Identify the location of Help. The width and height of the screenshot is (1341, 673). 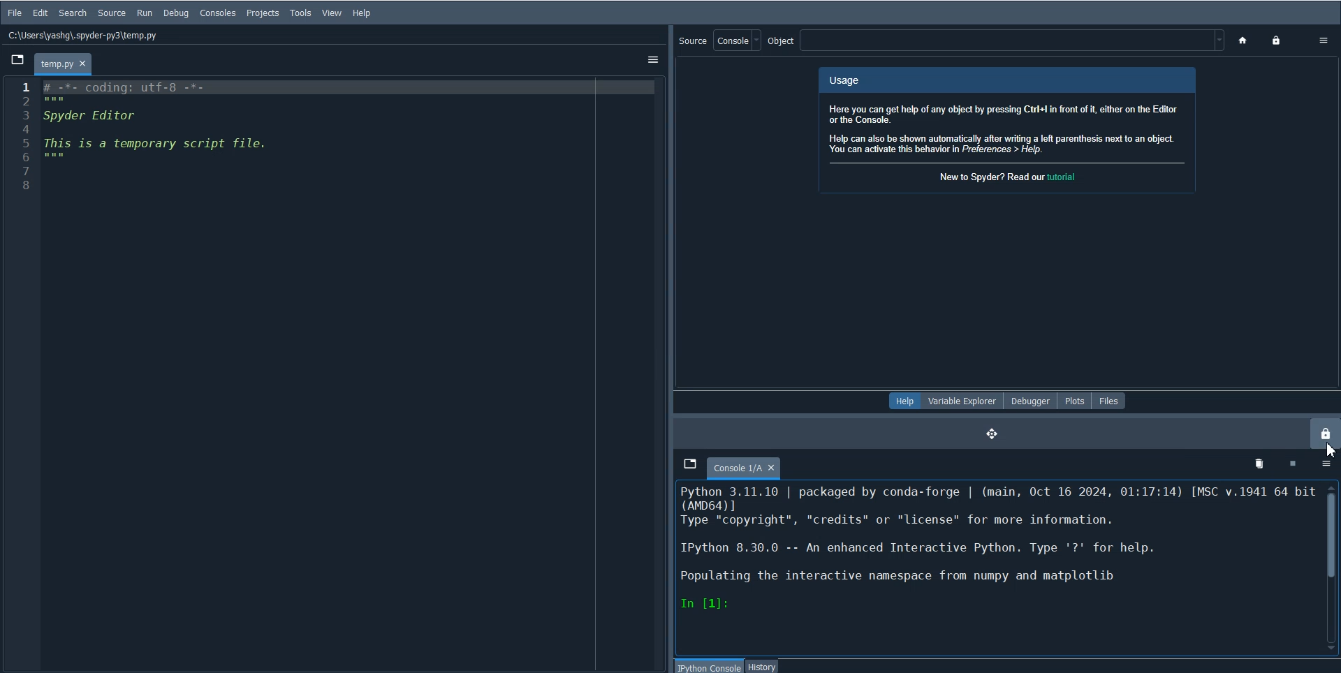
(361, 13).